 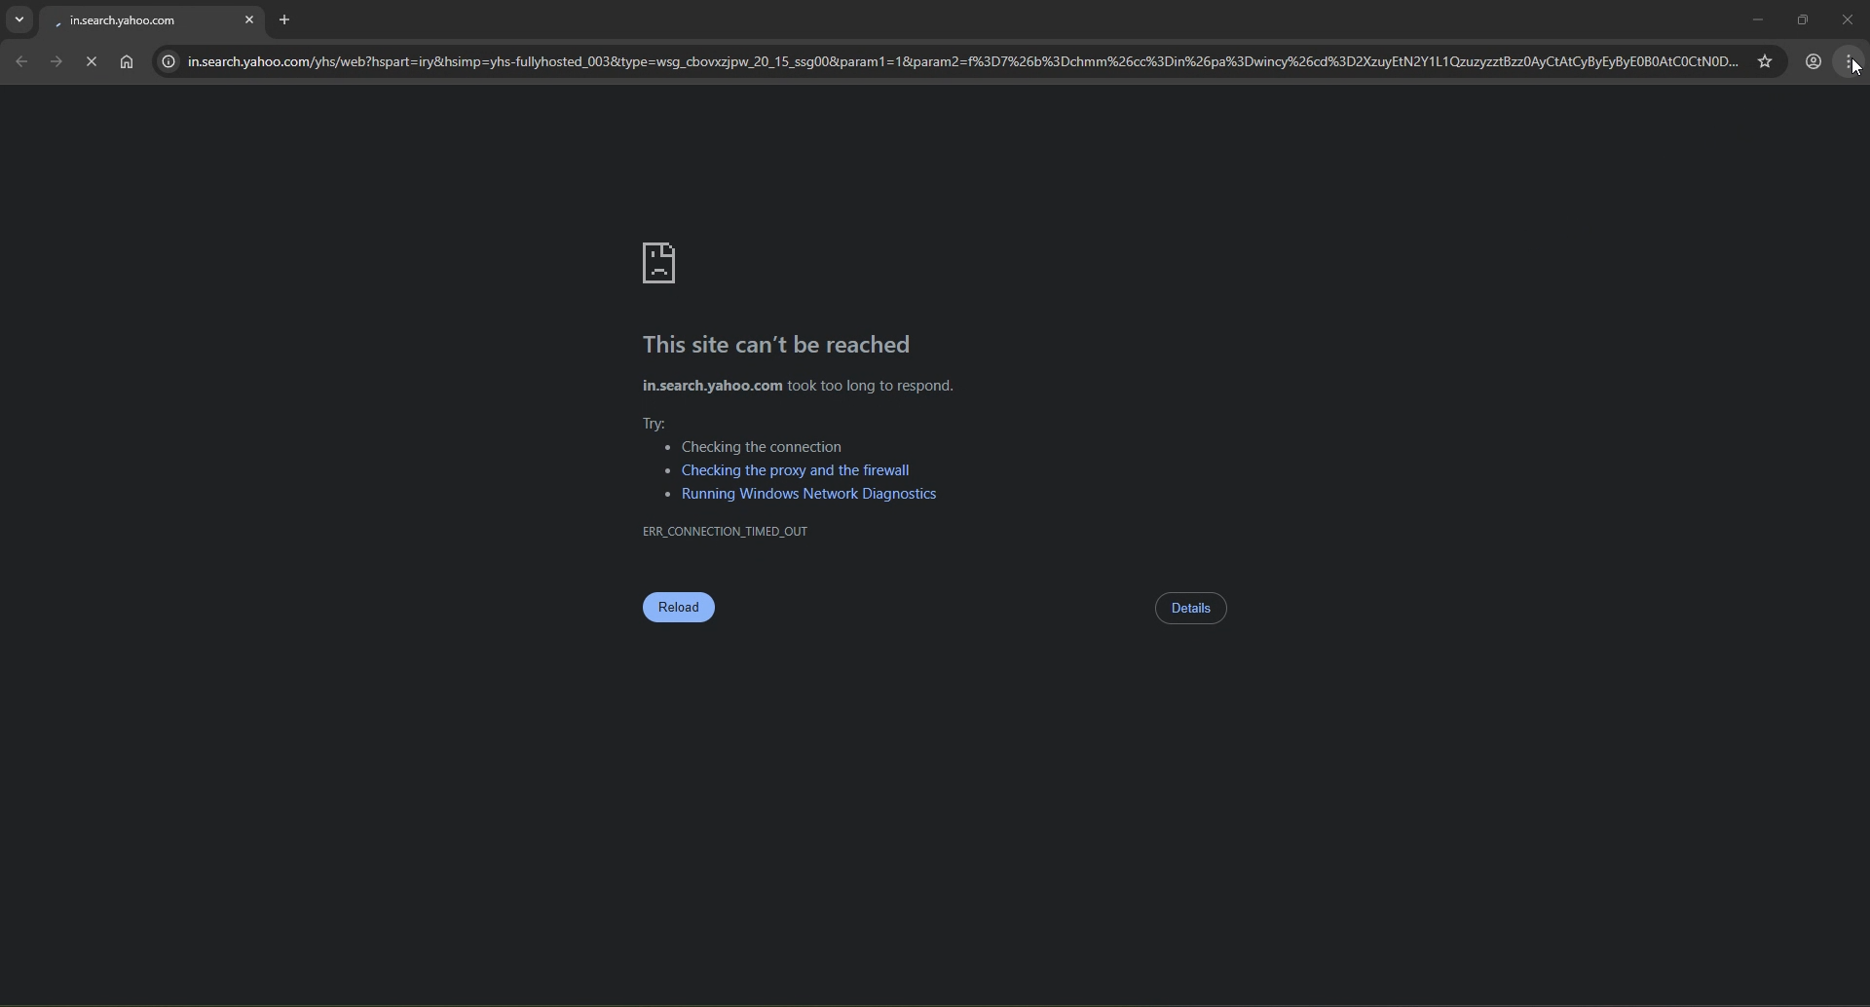 I want to click on @ insearchyahoo.com/yhs/webZhspart=iry&hsimp=yhs-fullyhosted_003&type=wsg_cbovxzjpw_20_15_ssg00&param1=18&param2=3%3D7%26b%3Dchmm%26¢c%3Din3%26pa%3Dwincy%26cd%3D2XzuyEtN2Y 111Qzuzyz2tBzz0AYCtAICy By EyByEOBOACOCENOD.., so click(x=944, y=62).